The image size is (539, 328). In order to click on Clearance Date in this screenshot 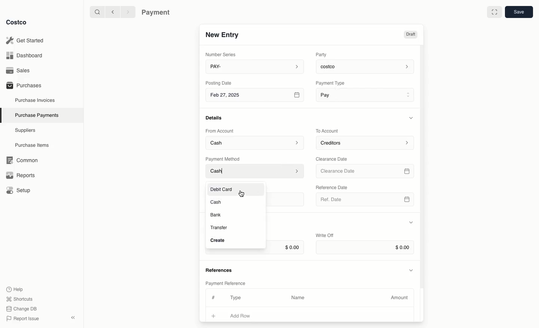, I will do `click(334, 158)`.